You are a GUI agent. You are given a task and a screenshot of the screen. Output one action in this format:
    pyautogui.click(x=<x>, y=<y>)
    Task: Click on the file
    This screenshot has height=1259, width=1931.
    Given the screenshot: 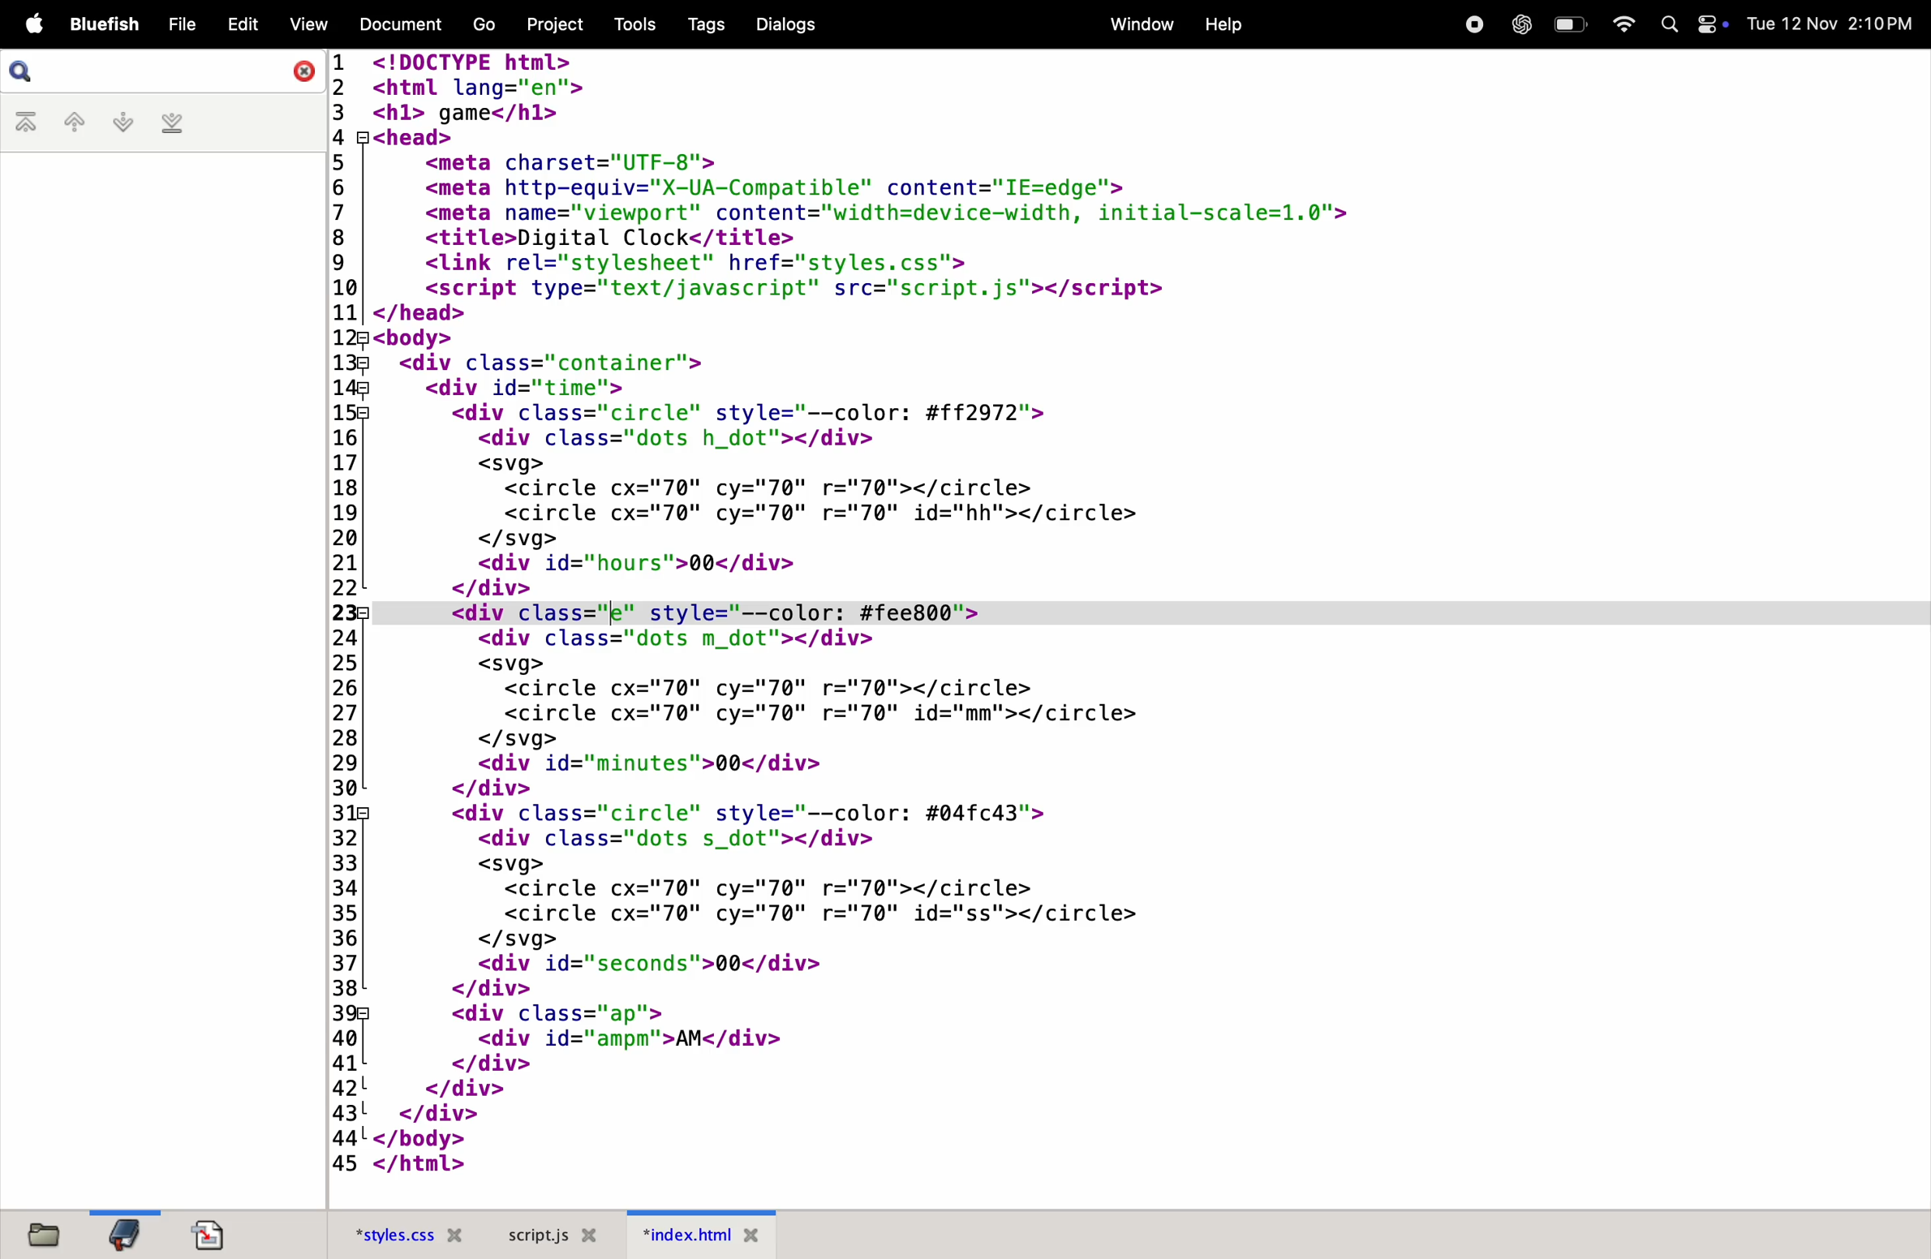 What is the action you would take?
    pyautogui.click(x=180, y=24)
    